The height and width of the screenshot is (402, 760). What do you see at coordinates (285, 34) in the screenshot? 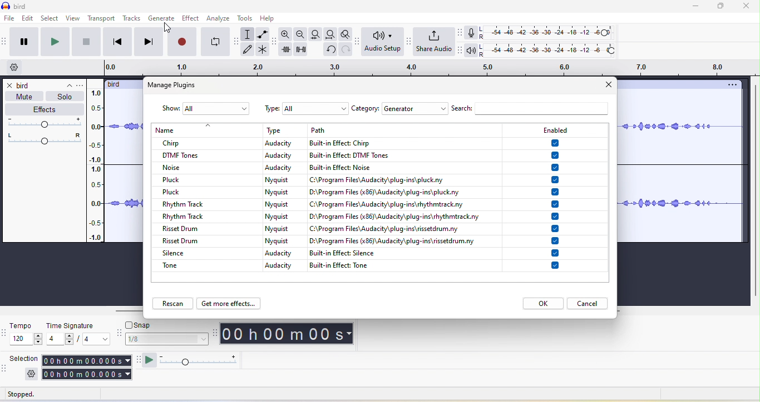
I see `zoom in` at bounding box center [285, 34].